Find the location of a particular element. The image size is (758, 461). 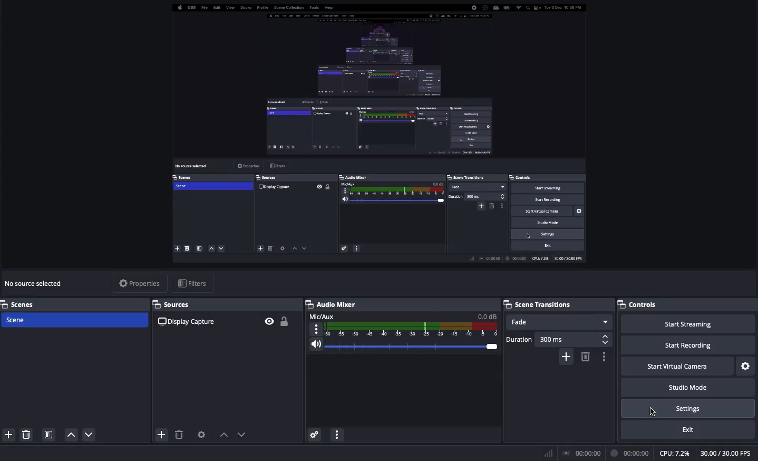

Move down is located at coordinates (240, 434).